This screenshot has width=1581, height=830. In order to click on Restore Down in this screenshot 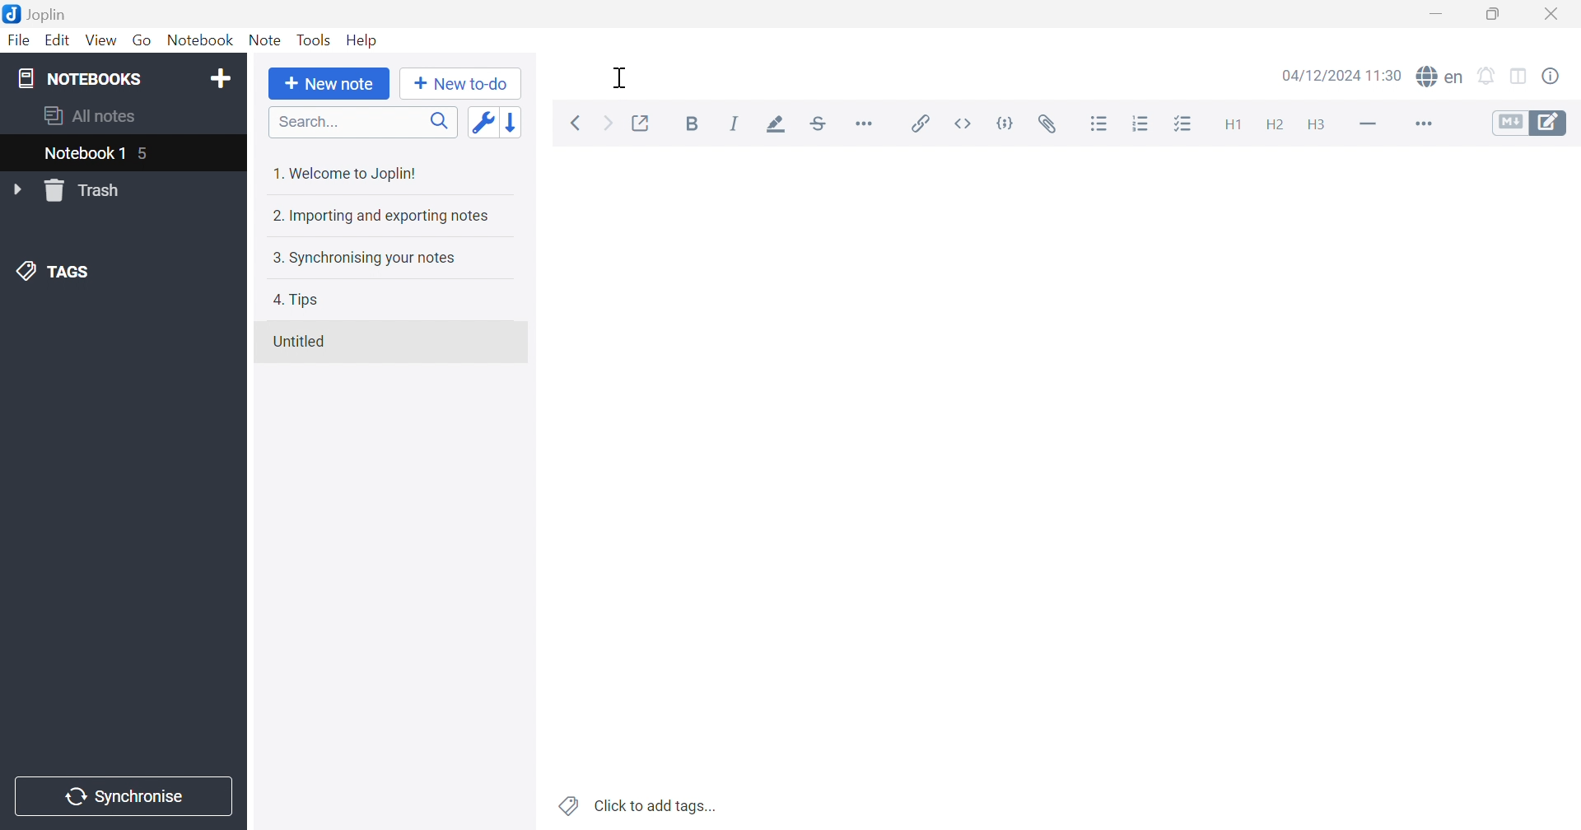, I will do `click(1494, 15)`.